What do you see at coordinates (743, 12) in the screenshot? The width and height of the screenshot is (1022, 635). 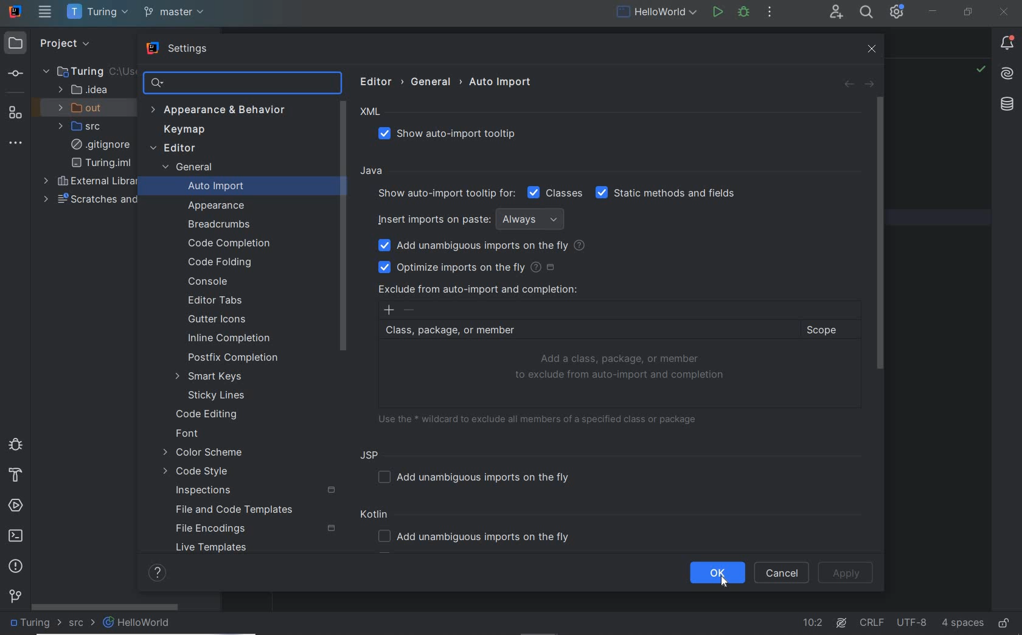 I see `DEBUG` at bounding box center [743, 12].